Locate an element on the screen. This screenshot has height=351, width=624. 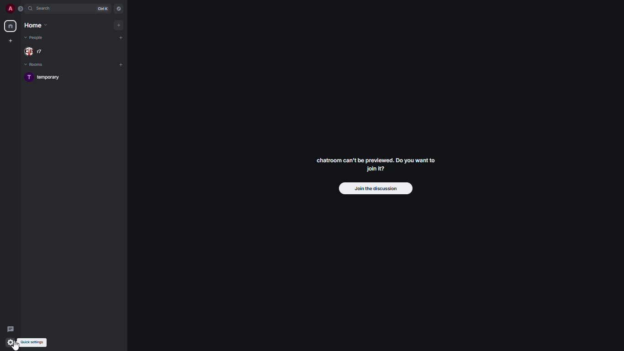
expand is located at coordinates (21, 9).